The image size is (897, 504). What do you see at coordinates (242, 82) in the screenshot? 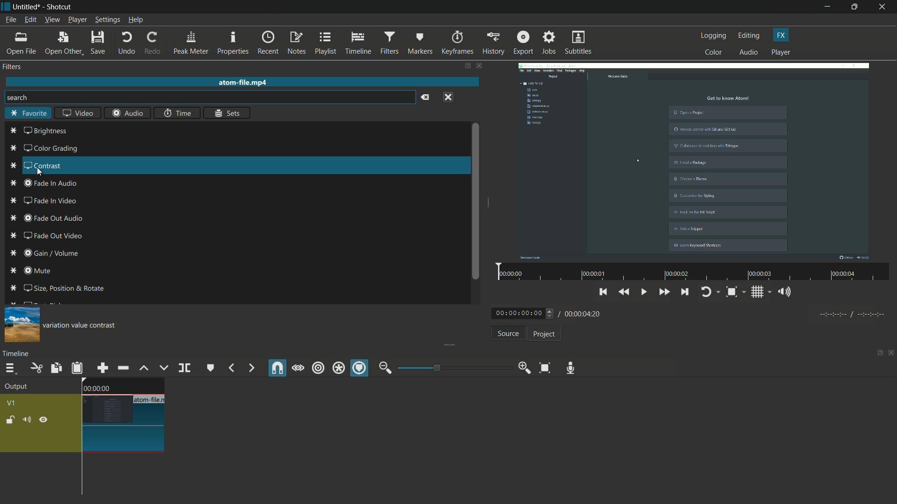
I see `atom-file.mp4` at bounding box center [242, 82].